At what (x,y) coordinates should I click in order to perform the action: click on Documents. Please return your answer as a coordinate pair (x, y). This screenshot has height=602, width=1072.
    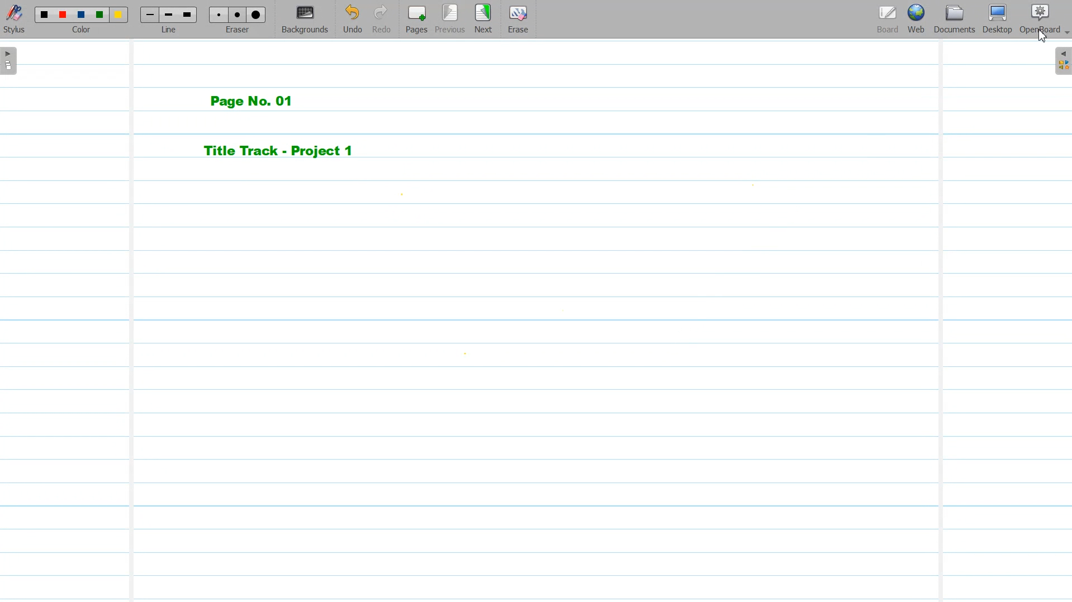
    Looking at the image, I should click on (954, 19).